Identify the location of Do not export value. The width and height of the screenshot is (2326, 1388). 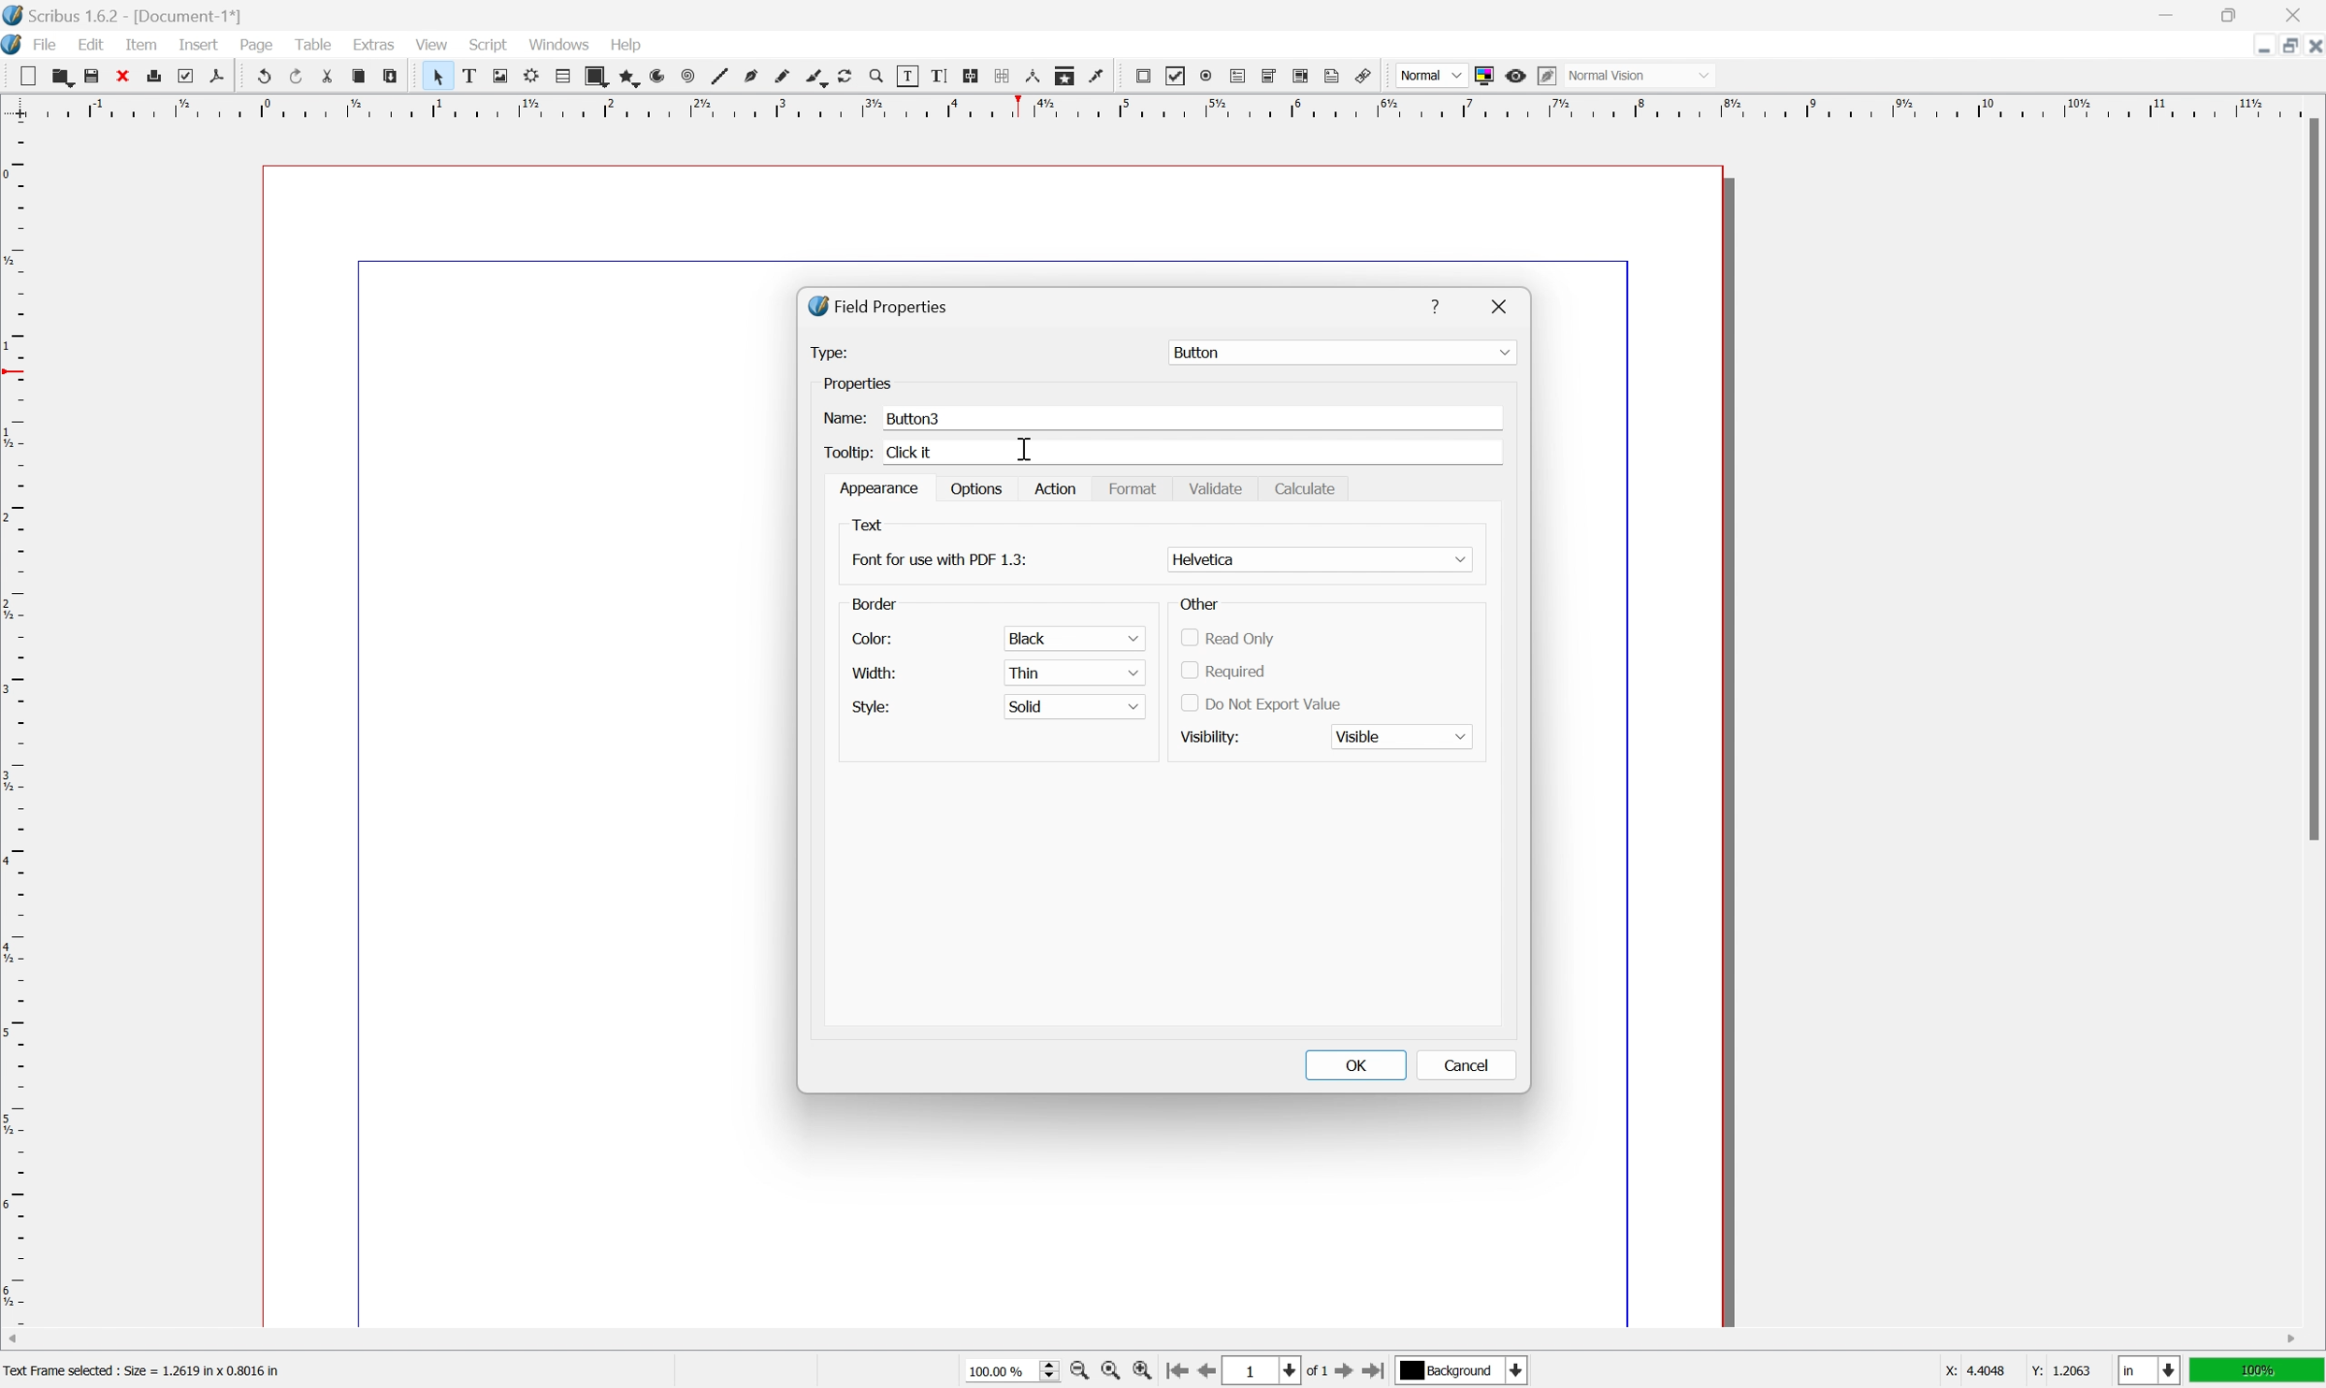
(1266, 706).